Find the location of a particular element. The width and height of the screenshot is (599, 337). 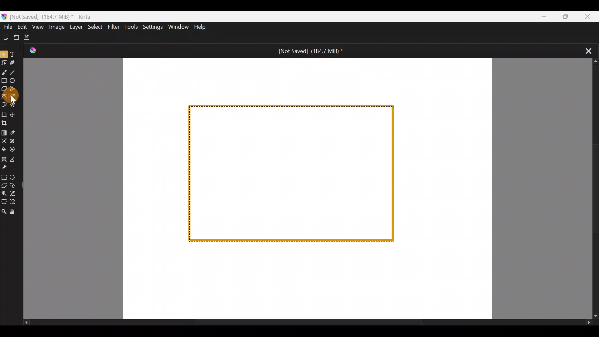

Edit is located at coordinates (19, 27).